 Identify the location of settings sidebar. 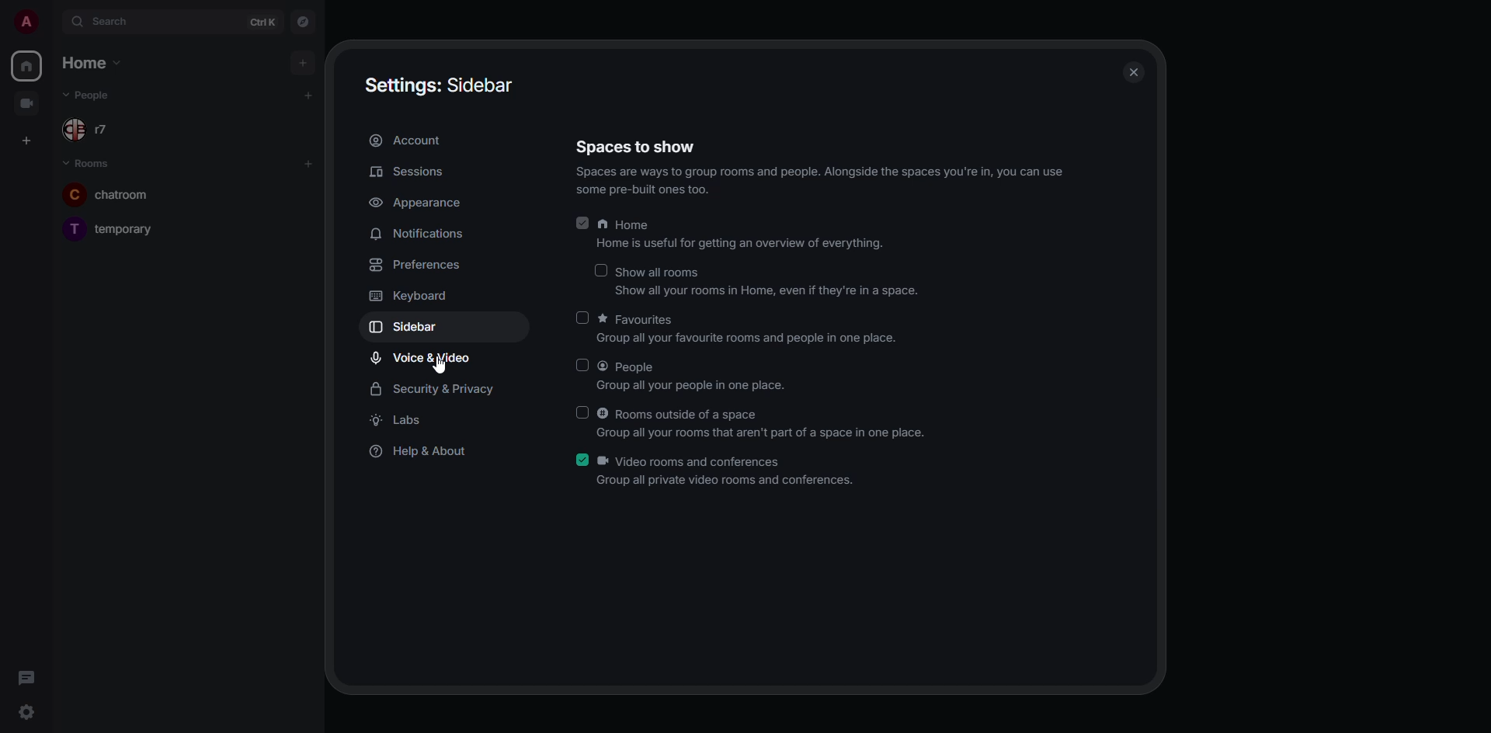
(436, 83).